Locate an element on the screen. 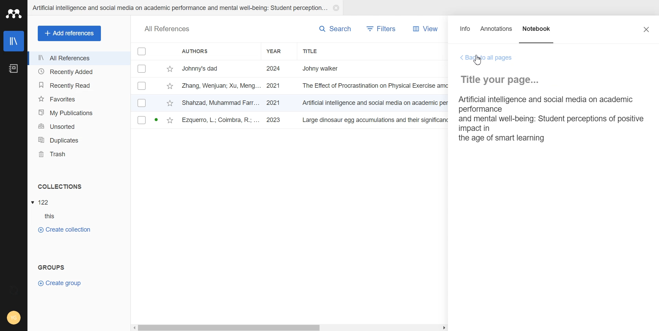 Image resolution: width=659 pixels, height=331 pixels. 2021 is located at coordinates (273, 103).